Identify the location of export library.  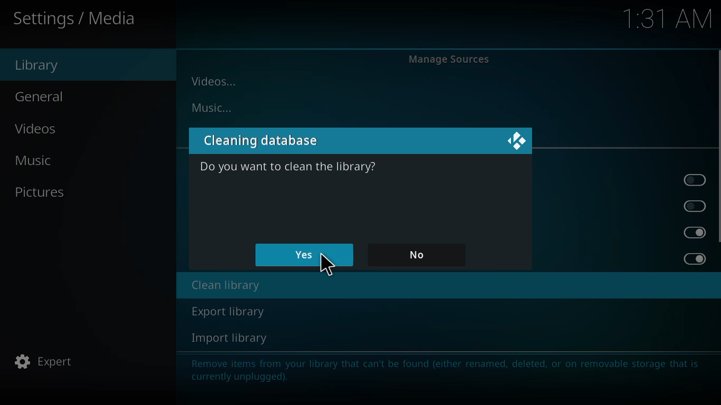
(227, 312).